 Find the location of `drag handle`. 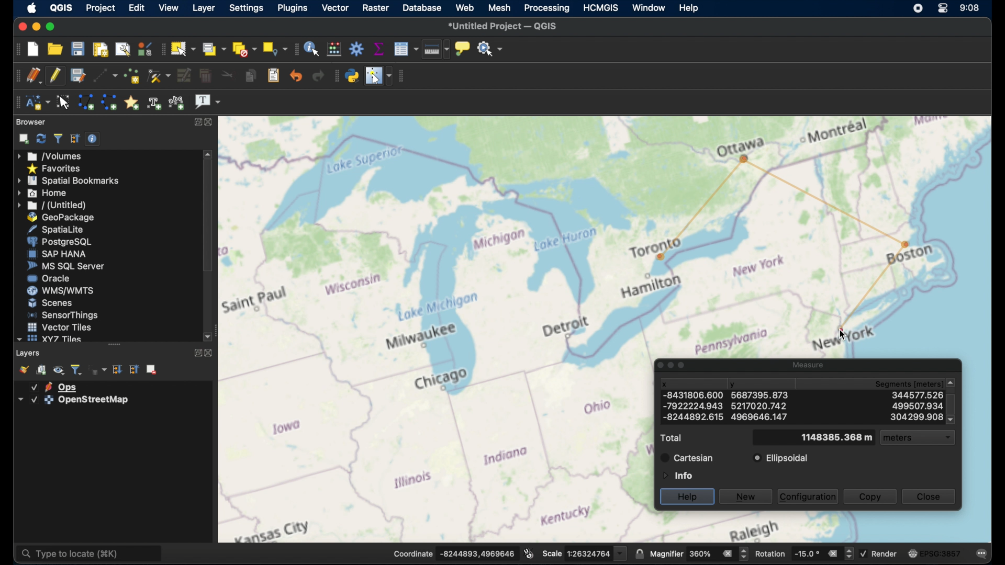

drag handle is located at coordinates (114, 344).